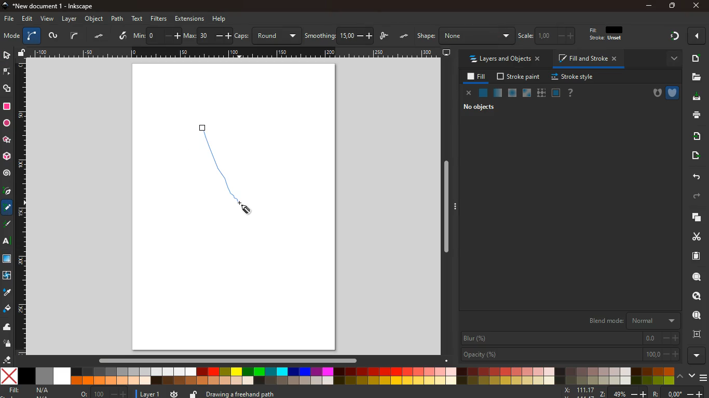 The height and width of the screenshot is (398, 709). What do you see at coordinates (47, 6) in the screenshot?
I see `*New document 1 - Inkscape` at bounding box center [47, 6].